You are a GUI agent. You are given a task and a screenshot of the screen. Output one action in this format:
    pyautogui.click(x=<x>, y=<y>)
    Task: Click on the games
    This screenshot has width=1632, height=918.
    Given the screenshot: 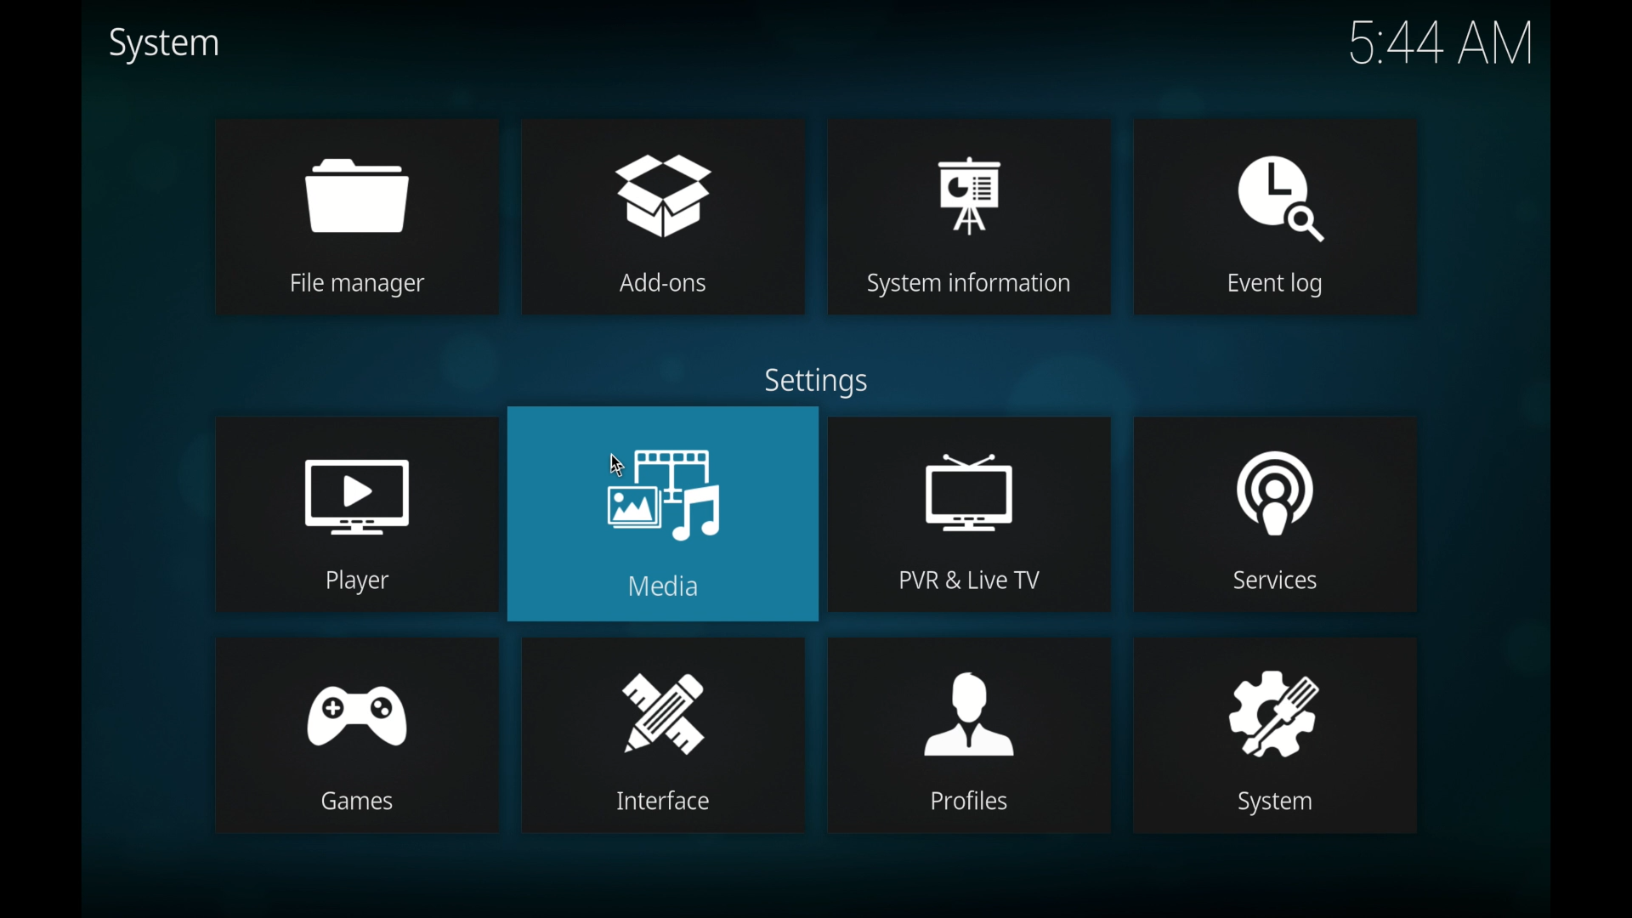 What is the action you would take?
    pyautogui.click(x=357, y=734)
    